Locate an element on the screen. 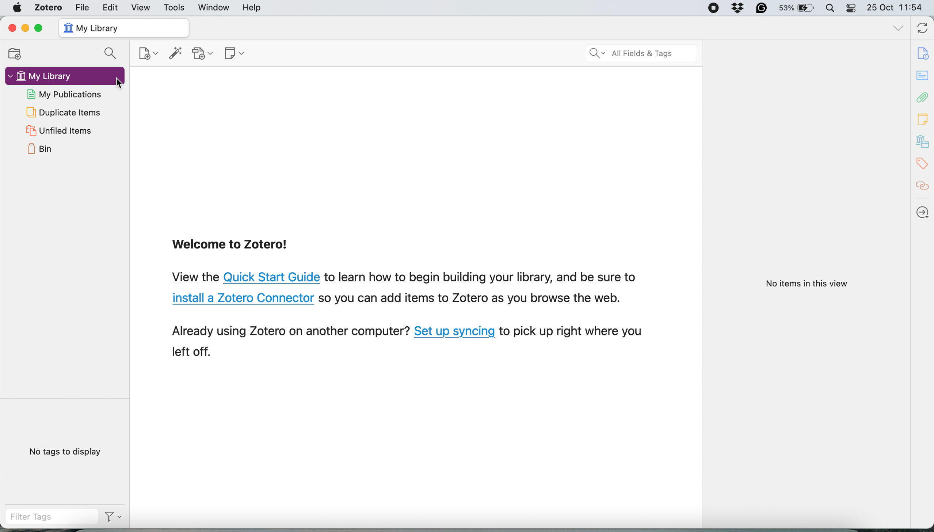 The width and height of the screenshot is (934, 532). bin is located at coordinates (39, 151).